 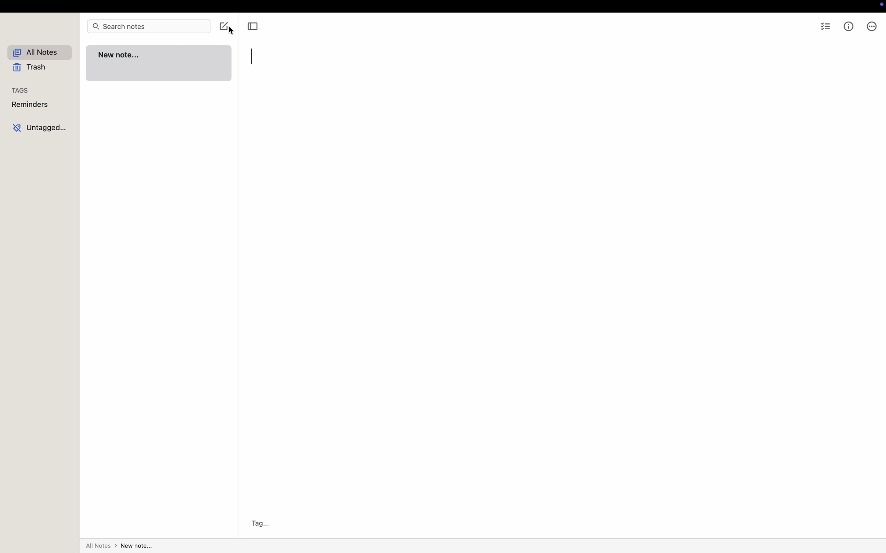 I want to click on all notes>New Note..., so click(x=120, y=545).